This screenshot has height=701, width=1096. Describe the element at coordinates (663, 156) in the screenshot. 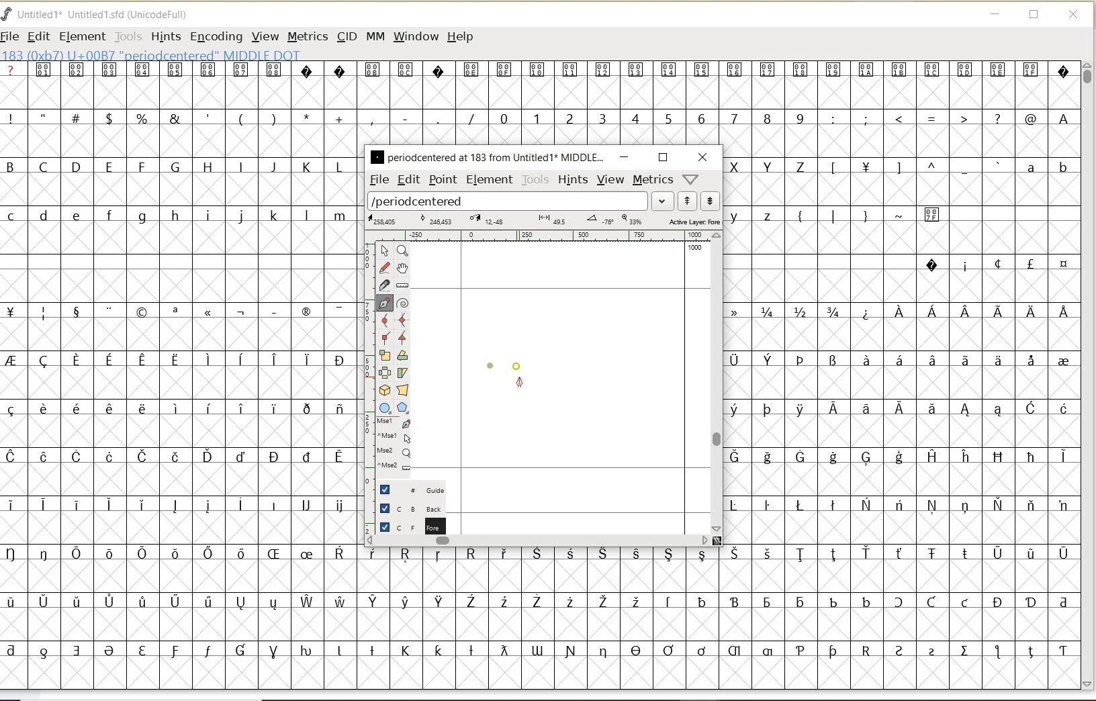

I see `restore` at that location.